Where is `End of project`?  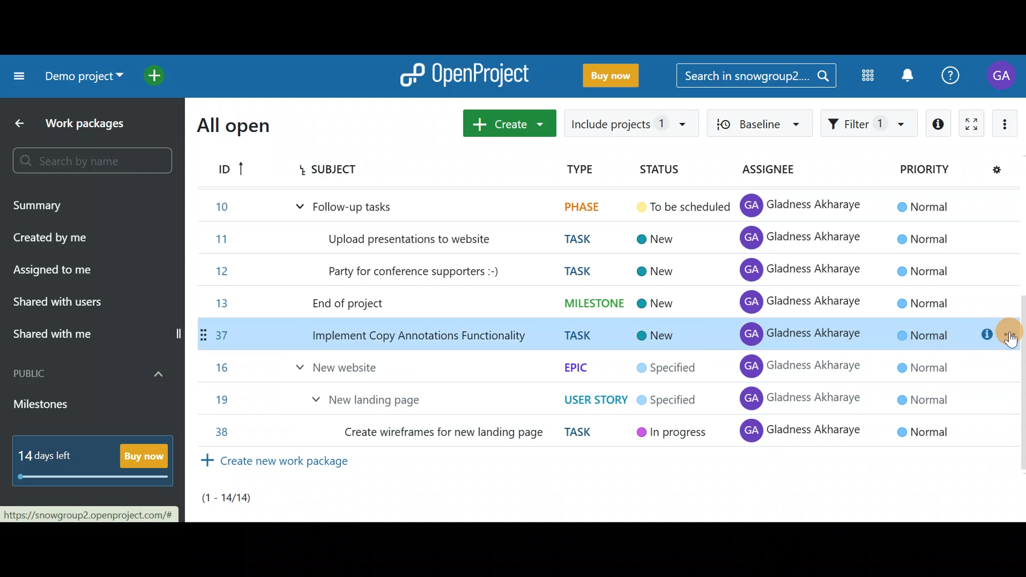
End of project is located at coordinates (348, 304).